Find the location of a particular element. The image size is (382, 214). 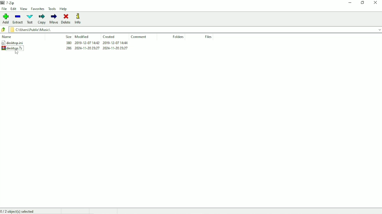

Size is located at coordinates (68, 37).